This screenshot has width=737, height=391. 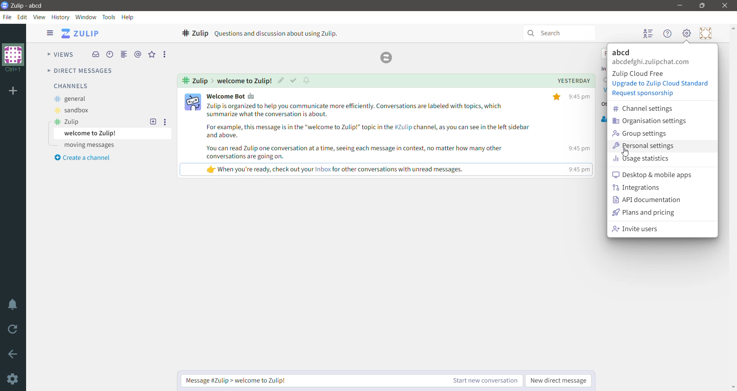 What do you see at coordinates (68, 122) in the screenshot?
I see `Zulip` at bounding box center [68, 122].